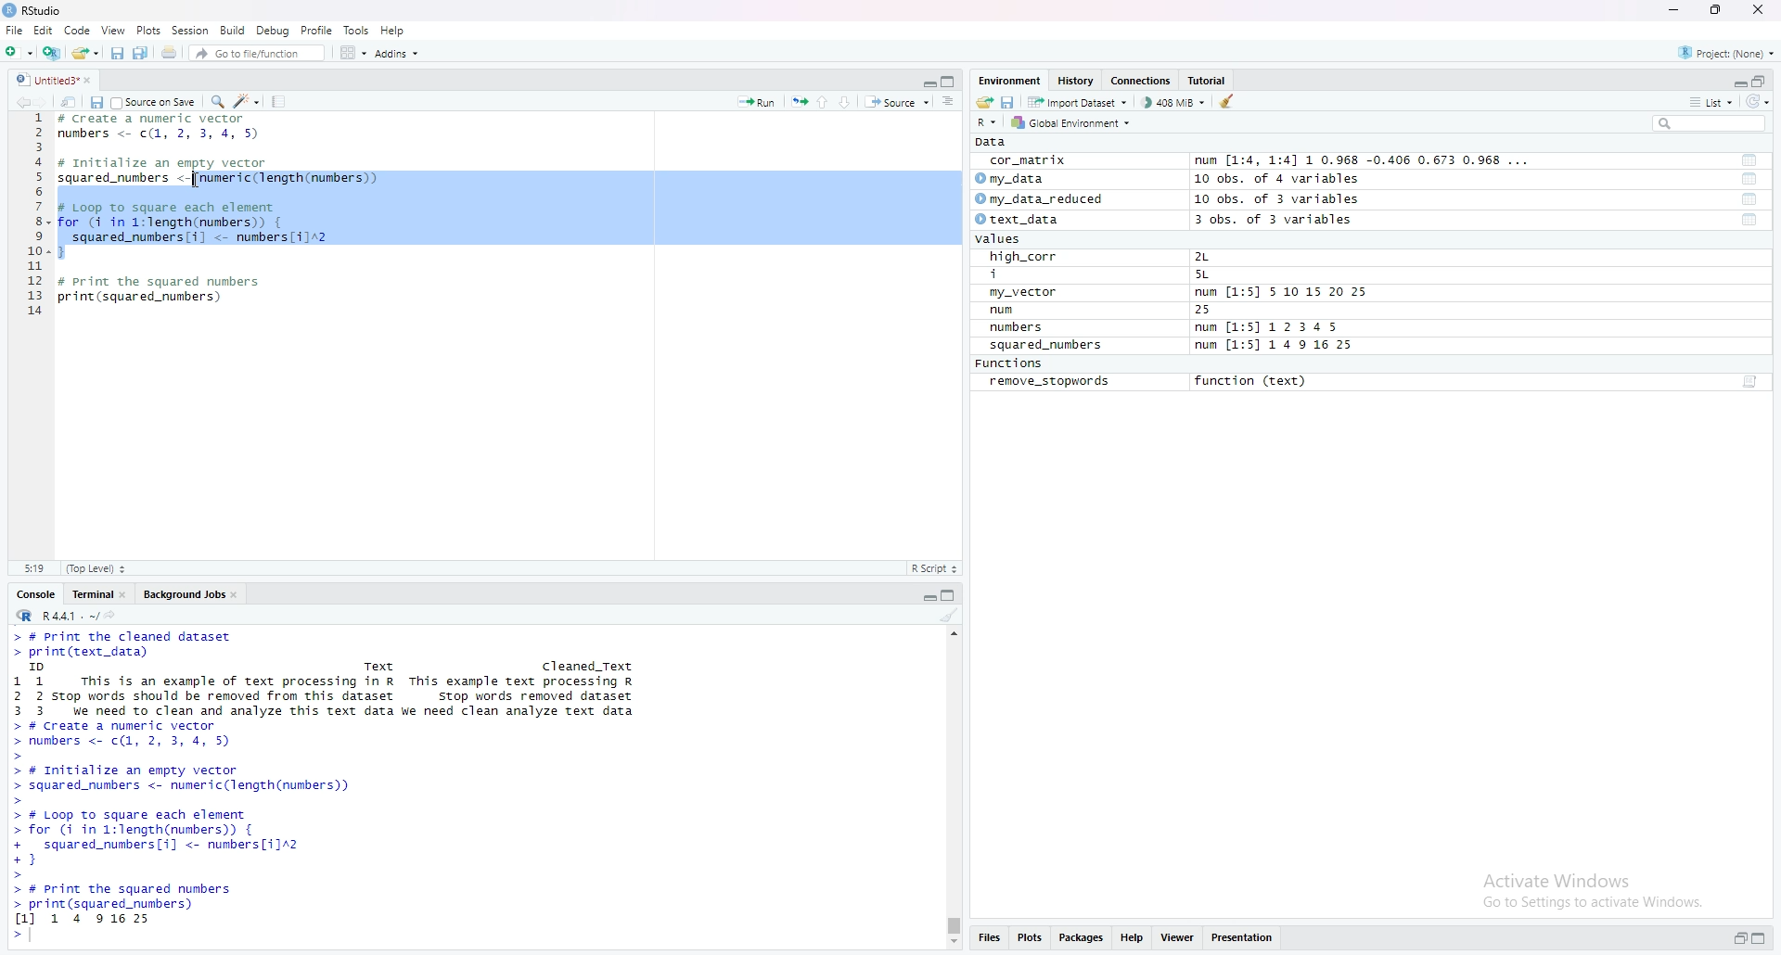 The height and width of the screenshot is (955, 1781). What do you see at coordinates (183, 592) in the screenshot?
I see `Background Jobs` at bounding box center [183, 592].